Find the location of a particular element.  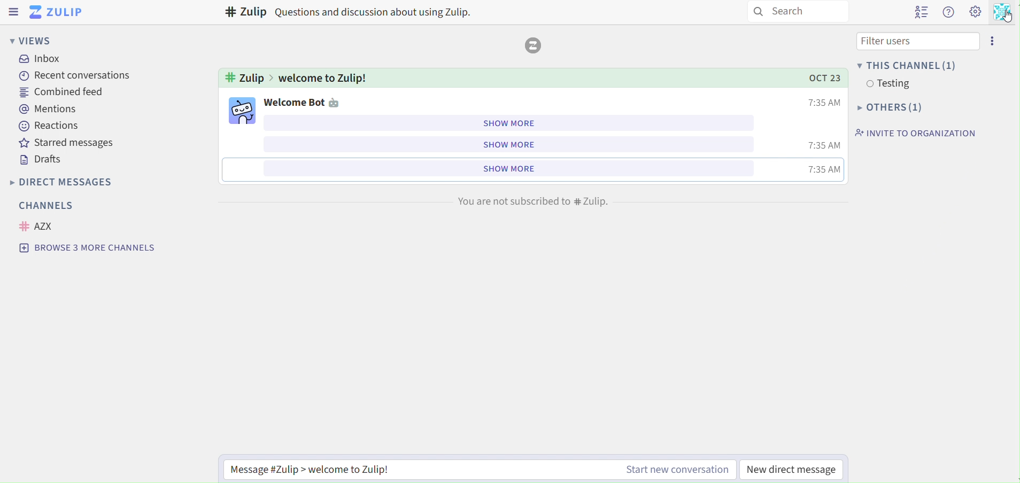

starred messages is located at coordinates (68, 143).